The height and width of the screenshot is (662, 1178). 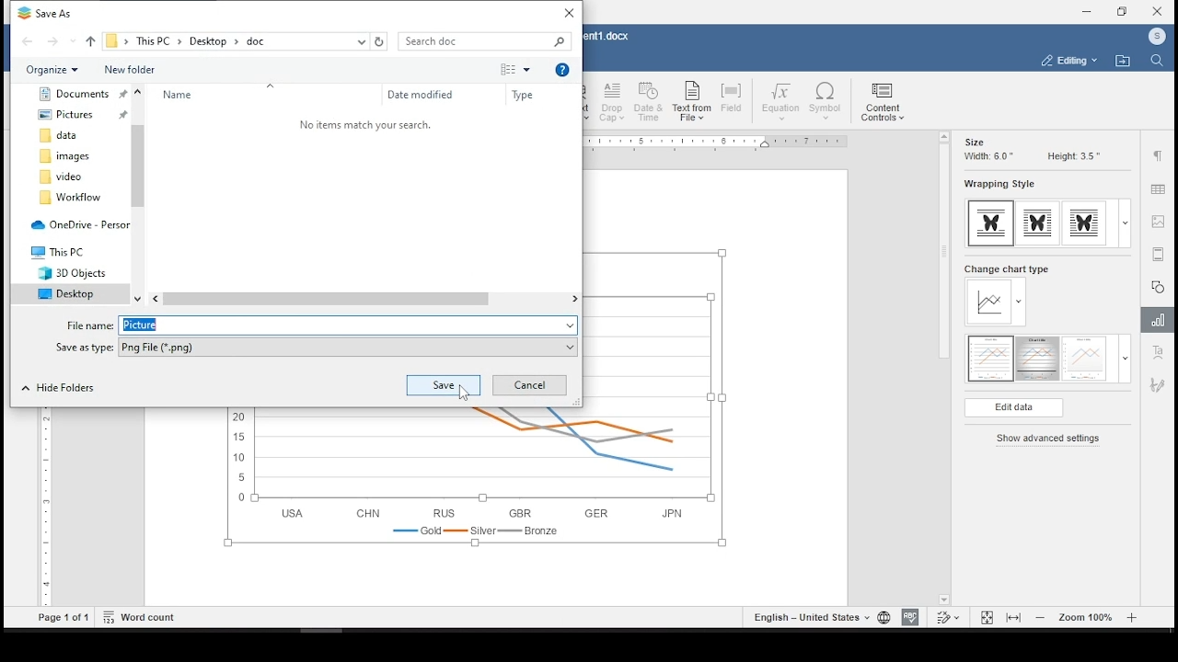 I want to click on 3D Objects, so click(x=71, y=274).